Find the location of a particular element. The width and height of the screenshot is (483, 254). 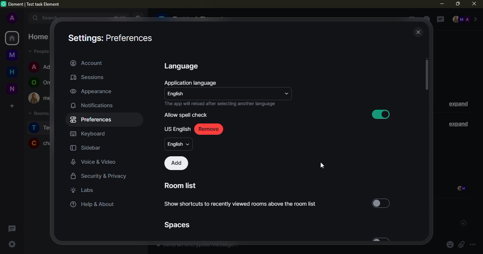

emoji is located at coordinates (450, 245).